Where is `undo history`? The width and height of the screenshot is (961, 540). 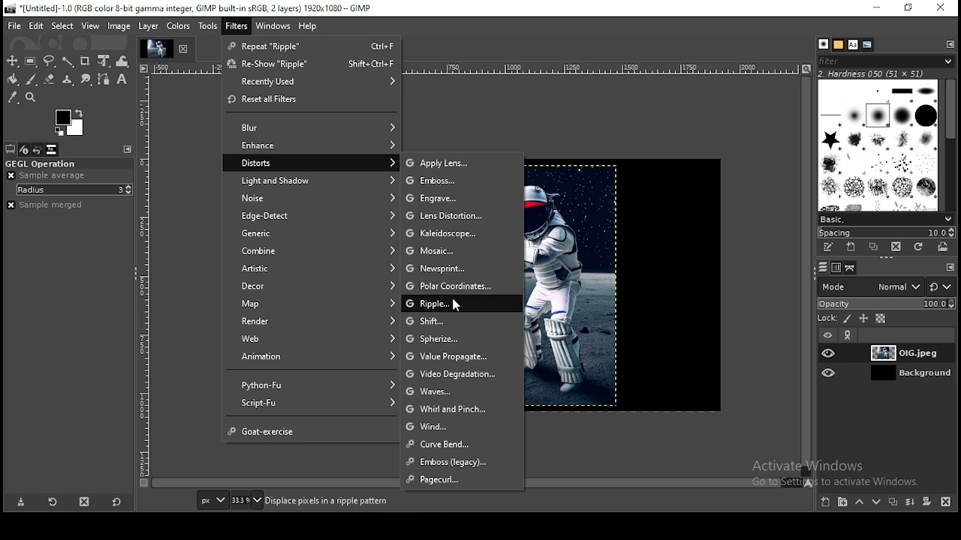 undo history is located at coordinates (38, 150).